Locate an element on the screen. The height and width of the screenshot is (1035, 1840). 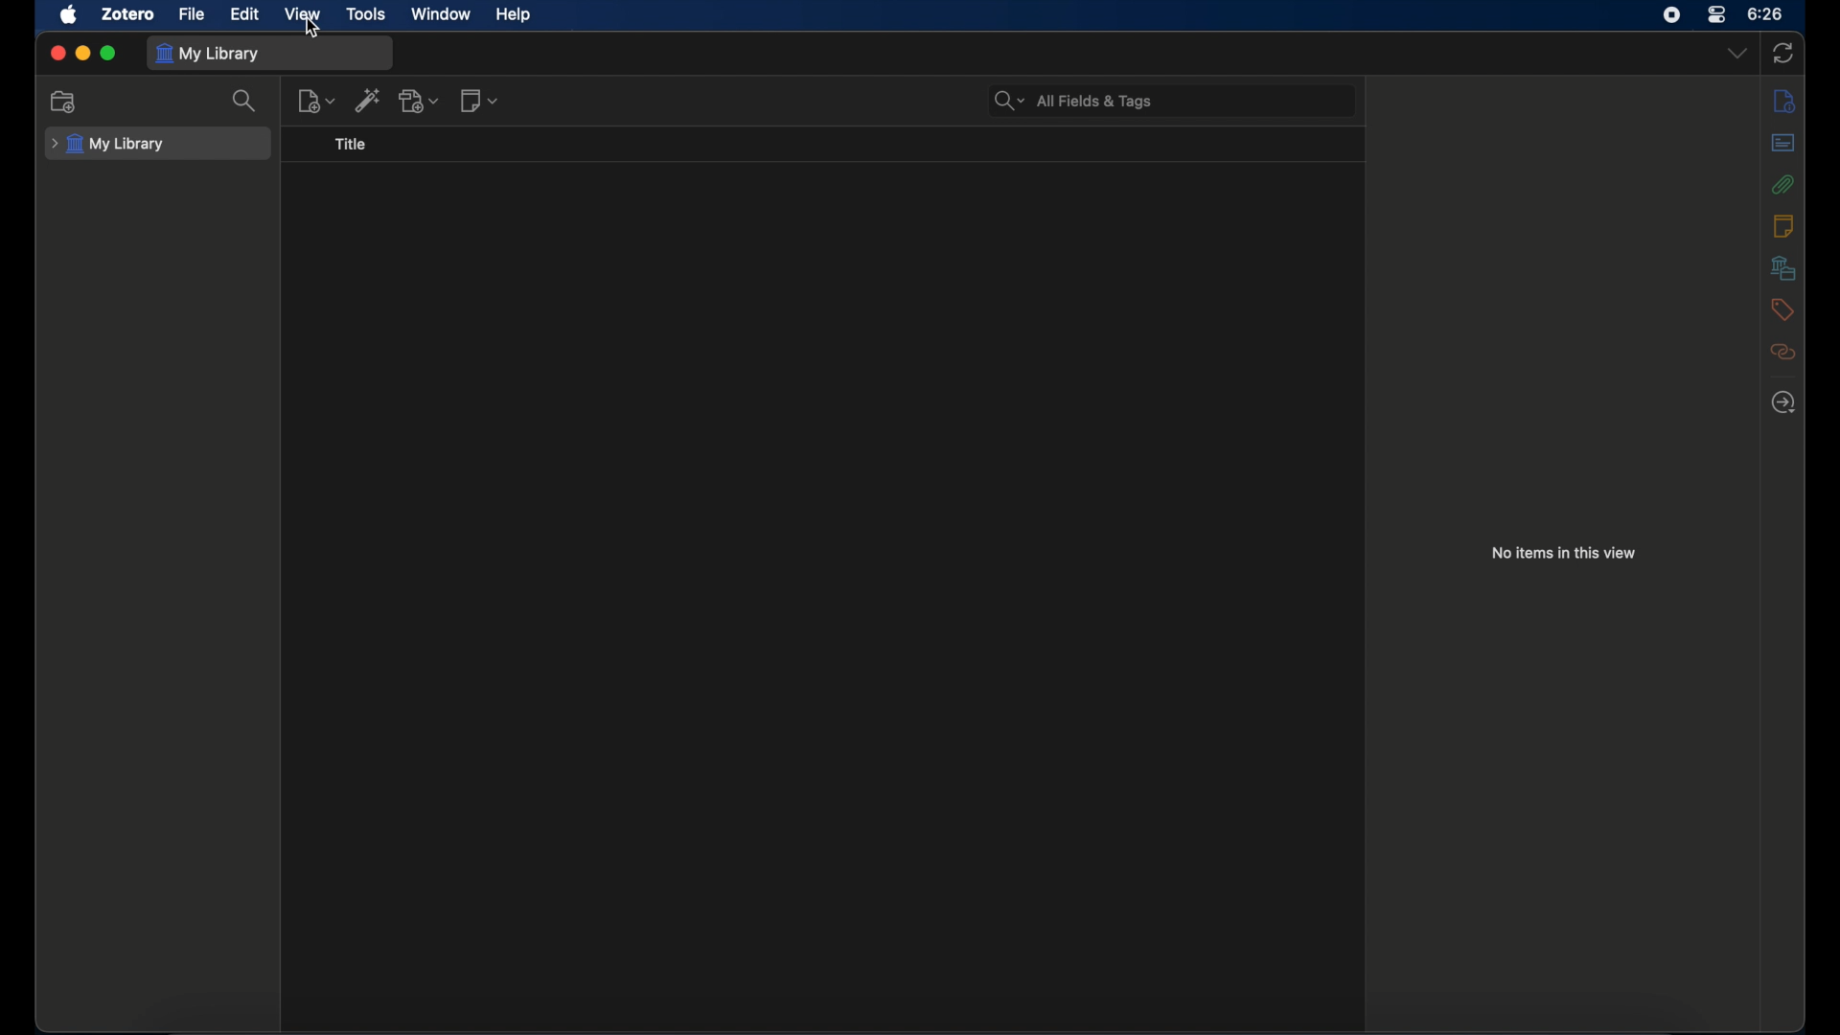
add item by identifier is located at coordinates (368, 100).